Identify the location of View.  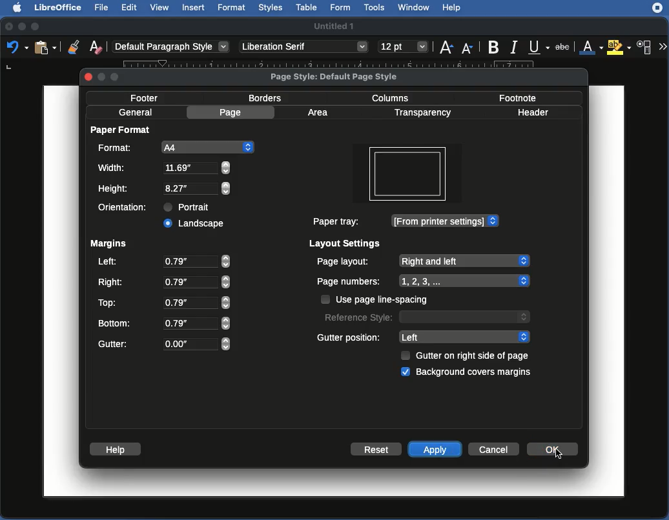
(160, 8).